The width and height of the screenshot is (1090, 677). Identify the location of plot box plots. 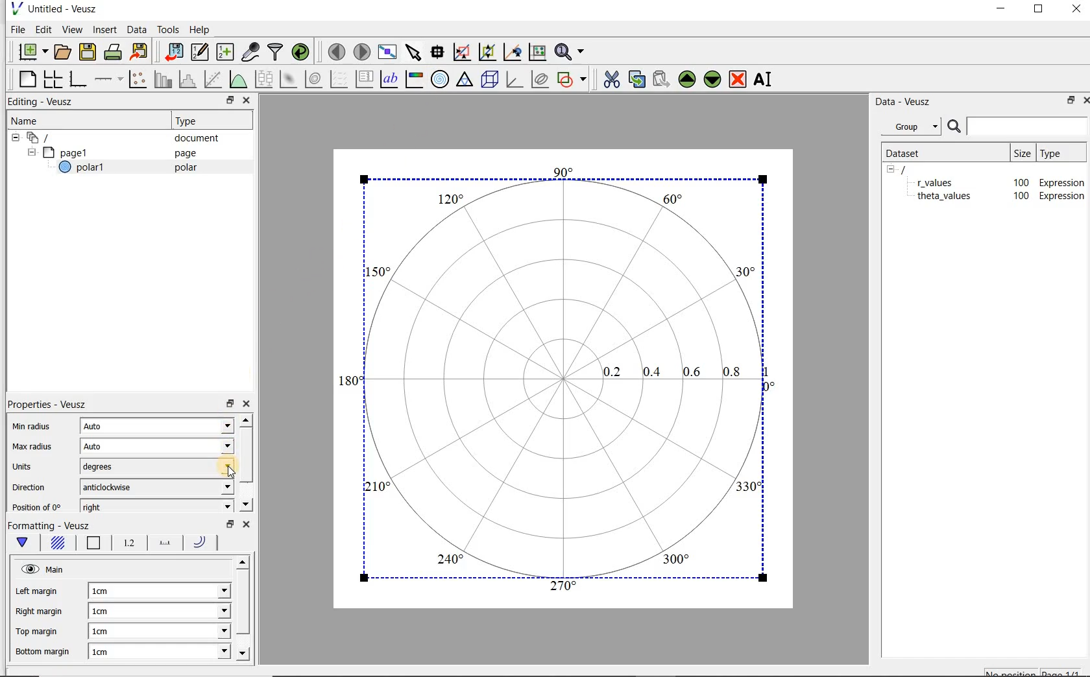
(263, 80).